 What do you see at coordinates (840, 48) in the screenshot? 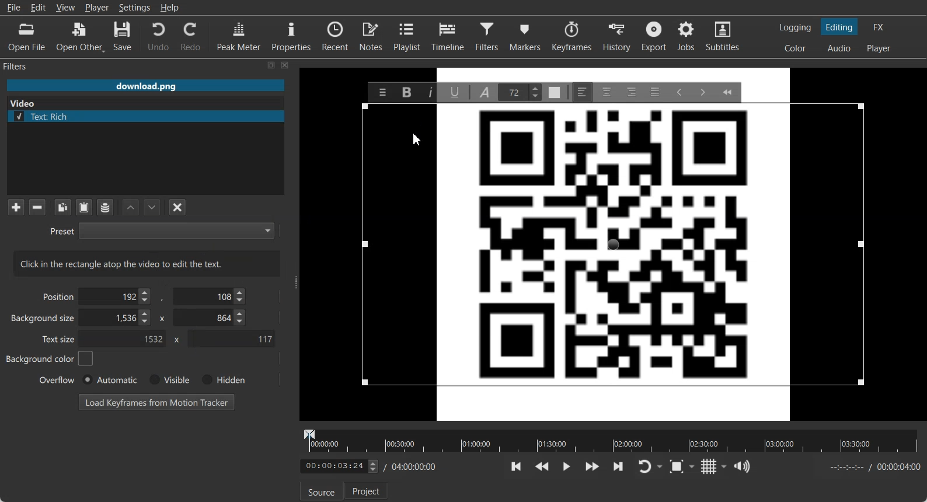
I see `Switching to the Audio layout` at bounding box center [840, 48].